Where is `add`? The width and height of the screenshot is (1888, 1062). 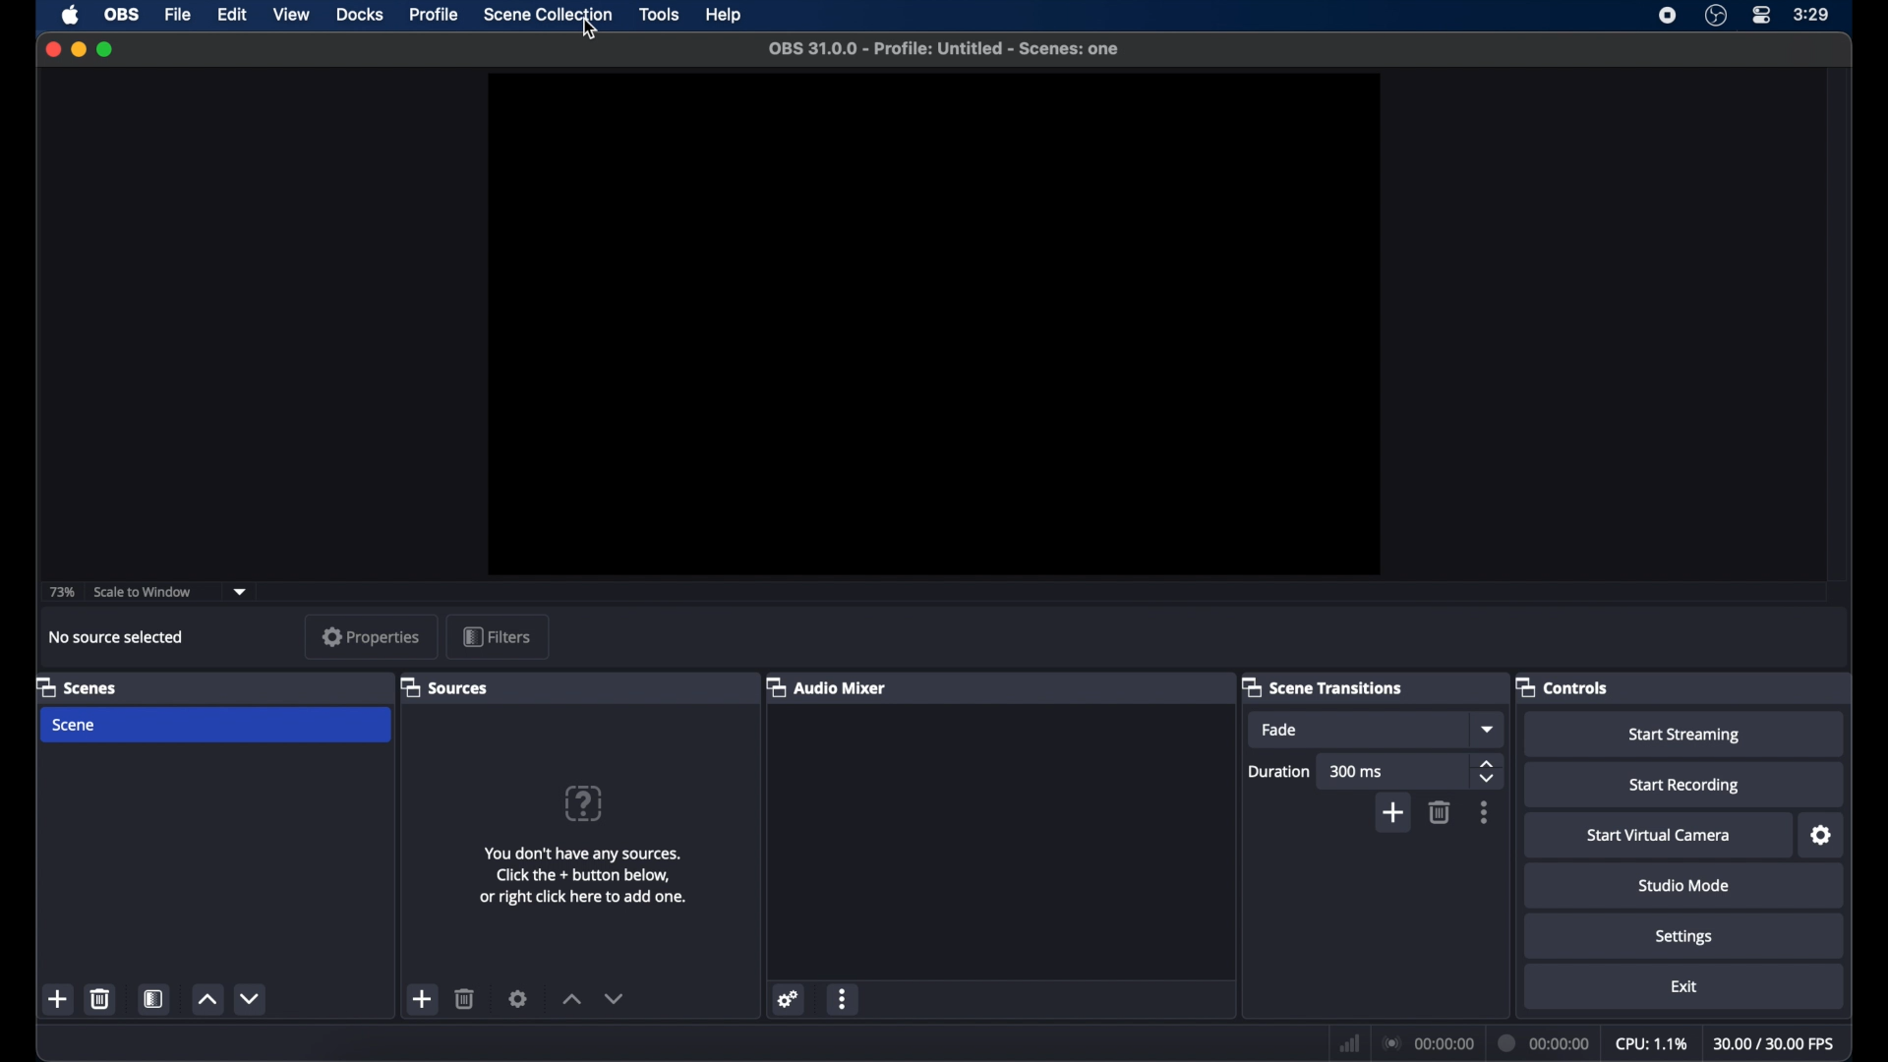 add is located at coordinates (421, 998).